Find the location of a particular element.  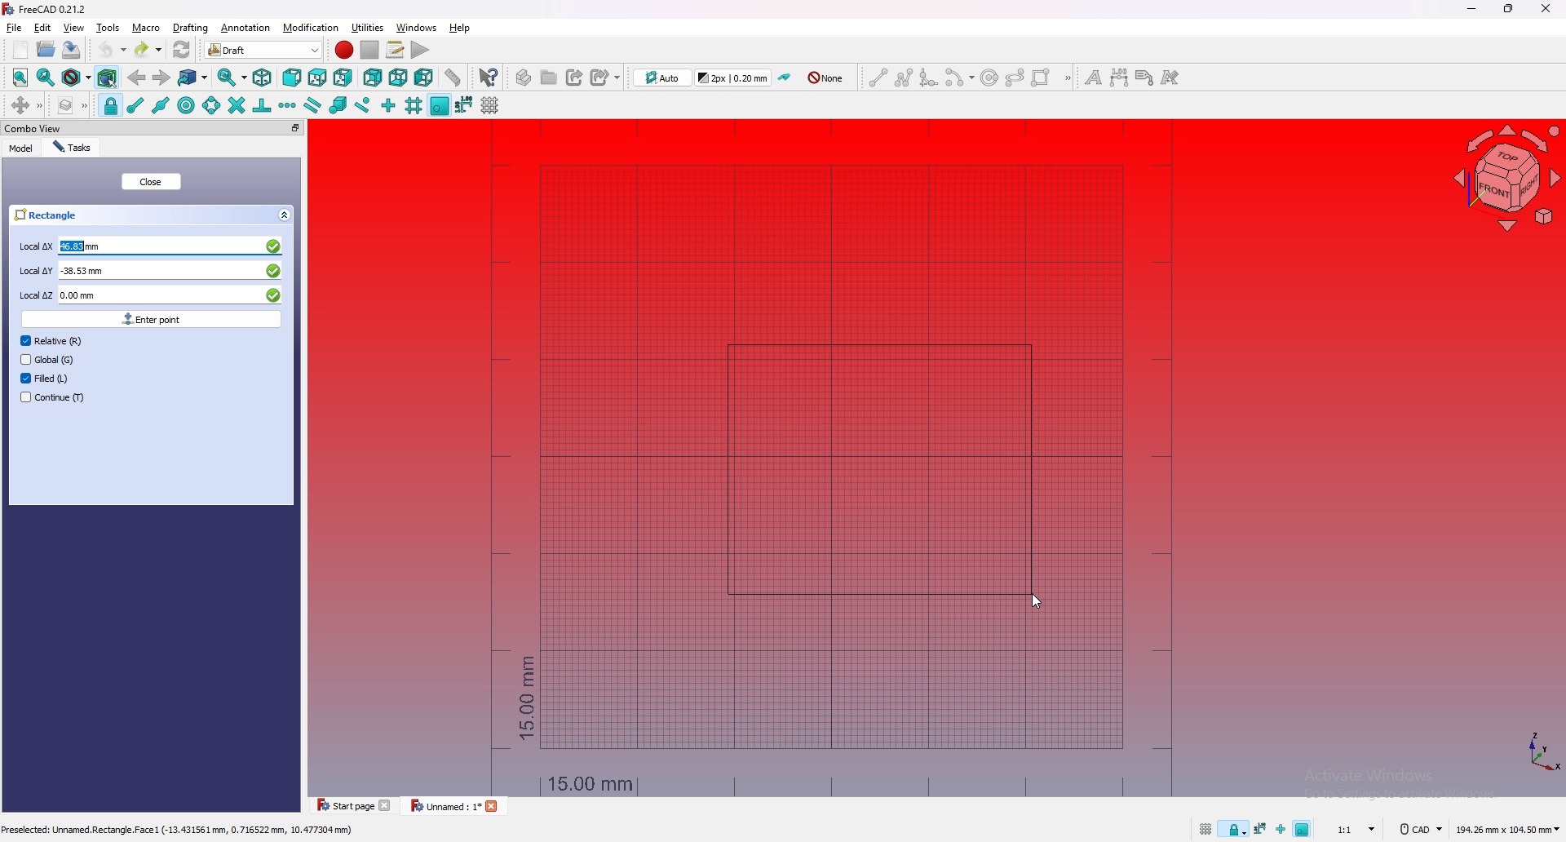

measure distance is located at coordinates (453, 77).